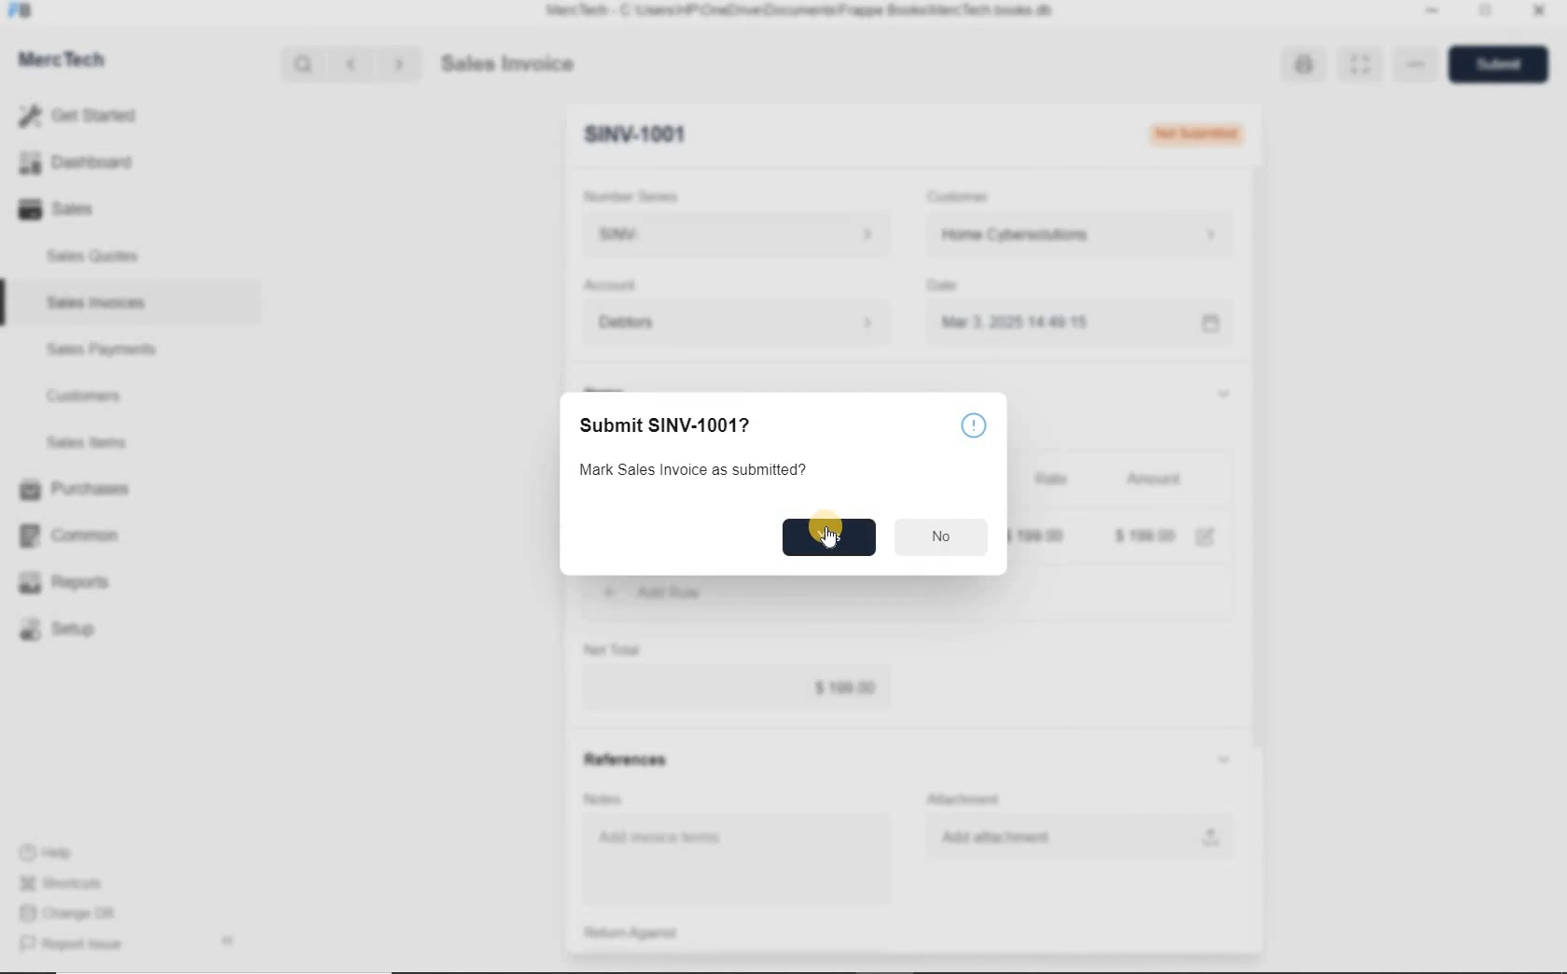  Describe the element at coordinates (78, 629) in the screenshot. I see `Setup` at that location.